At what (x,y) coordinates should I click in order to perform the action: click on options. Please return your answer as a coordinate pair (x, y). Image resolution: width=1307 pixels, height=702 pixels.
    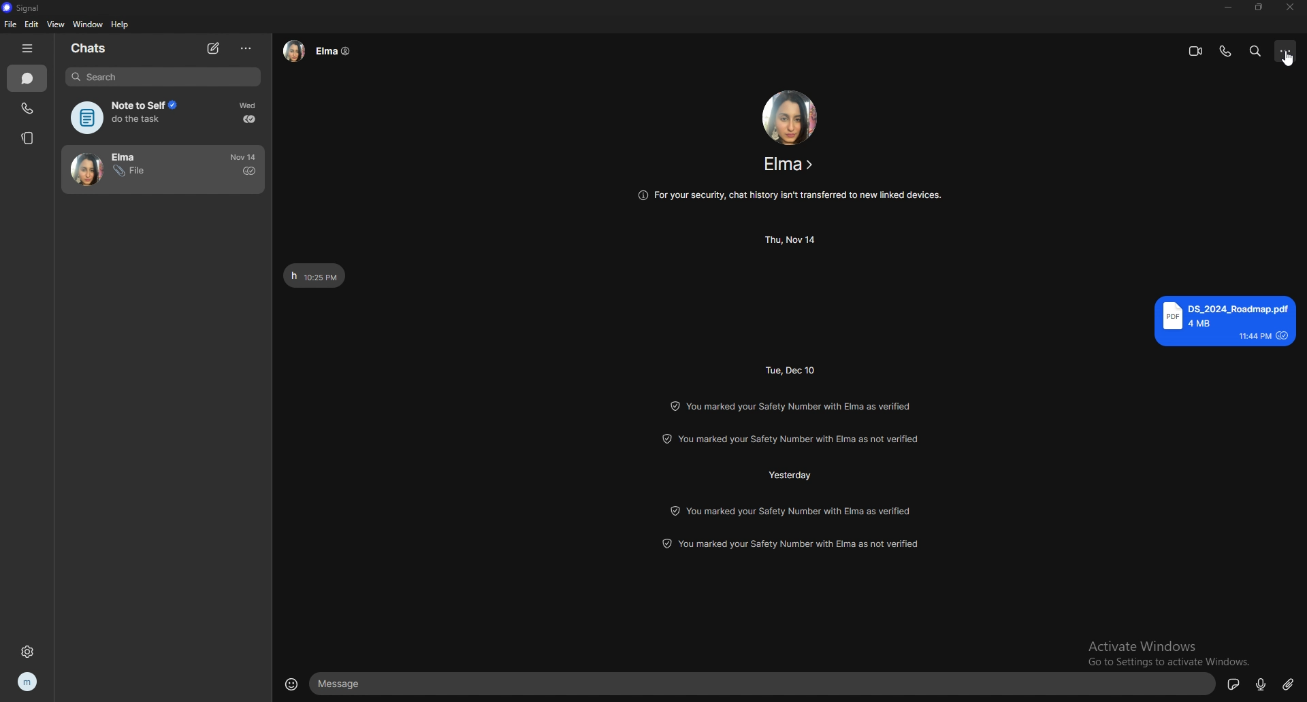
    Looking at the image, I should click on (1285, 50).